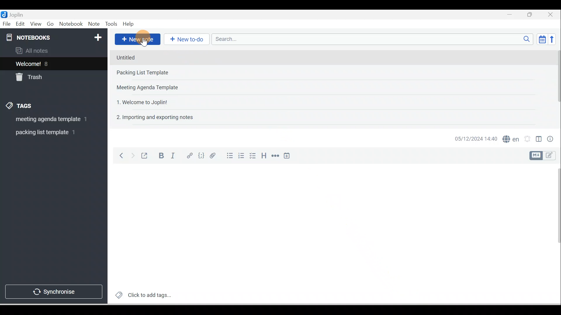 This screenshot has height=315, width=561. Describe the element at coordinates (527, 139) in the screenshot. I see `Set alarm` at that location.